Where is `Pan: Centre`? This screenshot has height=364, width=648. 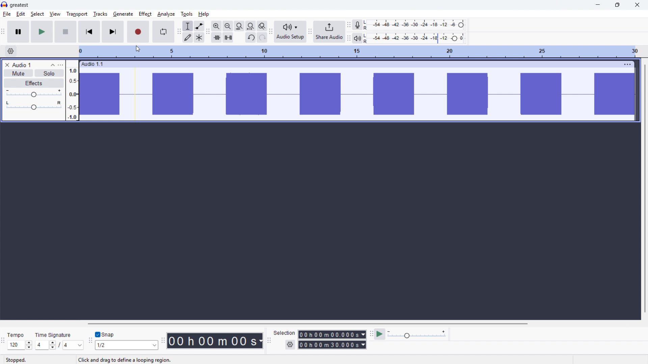
Pan: Centre is located at coordinates (33, 105).